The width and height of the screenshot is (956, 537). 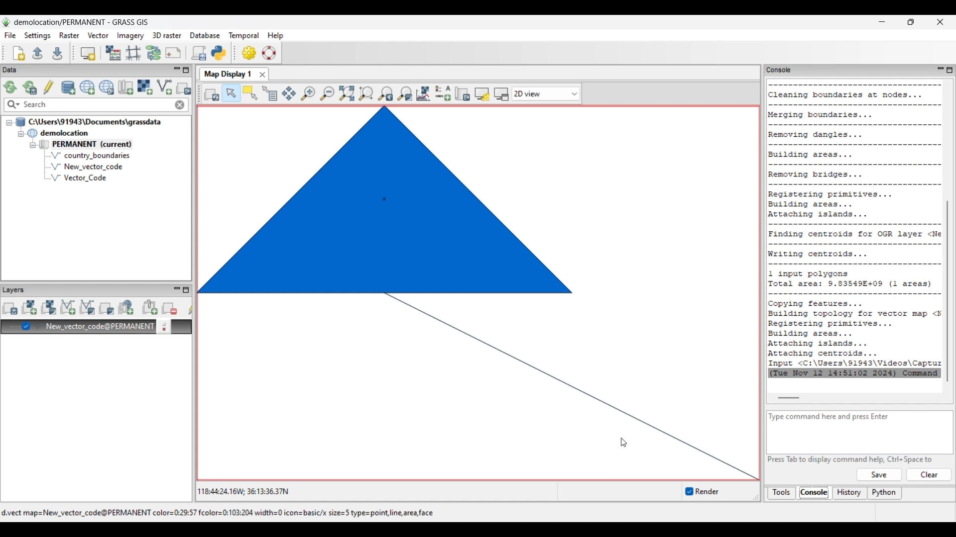 What do you see at coordinates (275, 35) in the screenshot?
I see `Help menu` at bounding box center [275, 35].